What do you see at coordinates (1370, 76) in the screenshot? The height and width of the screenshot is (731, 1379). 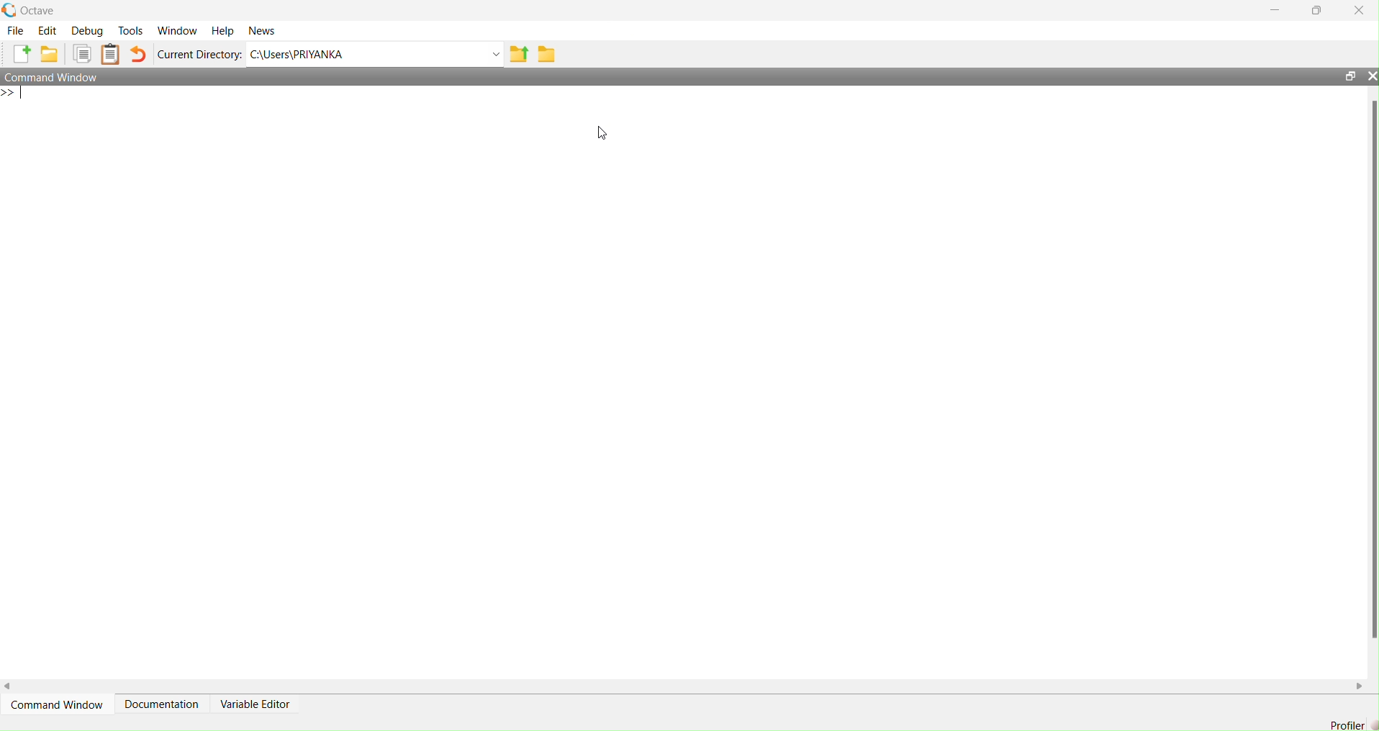 I see `close` at bounding box center [1370, 76].